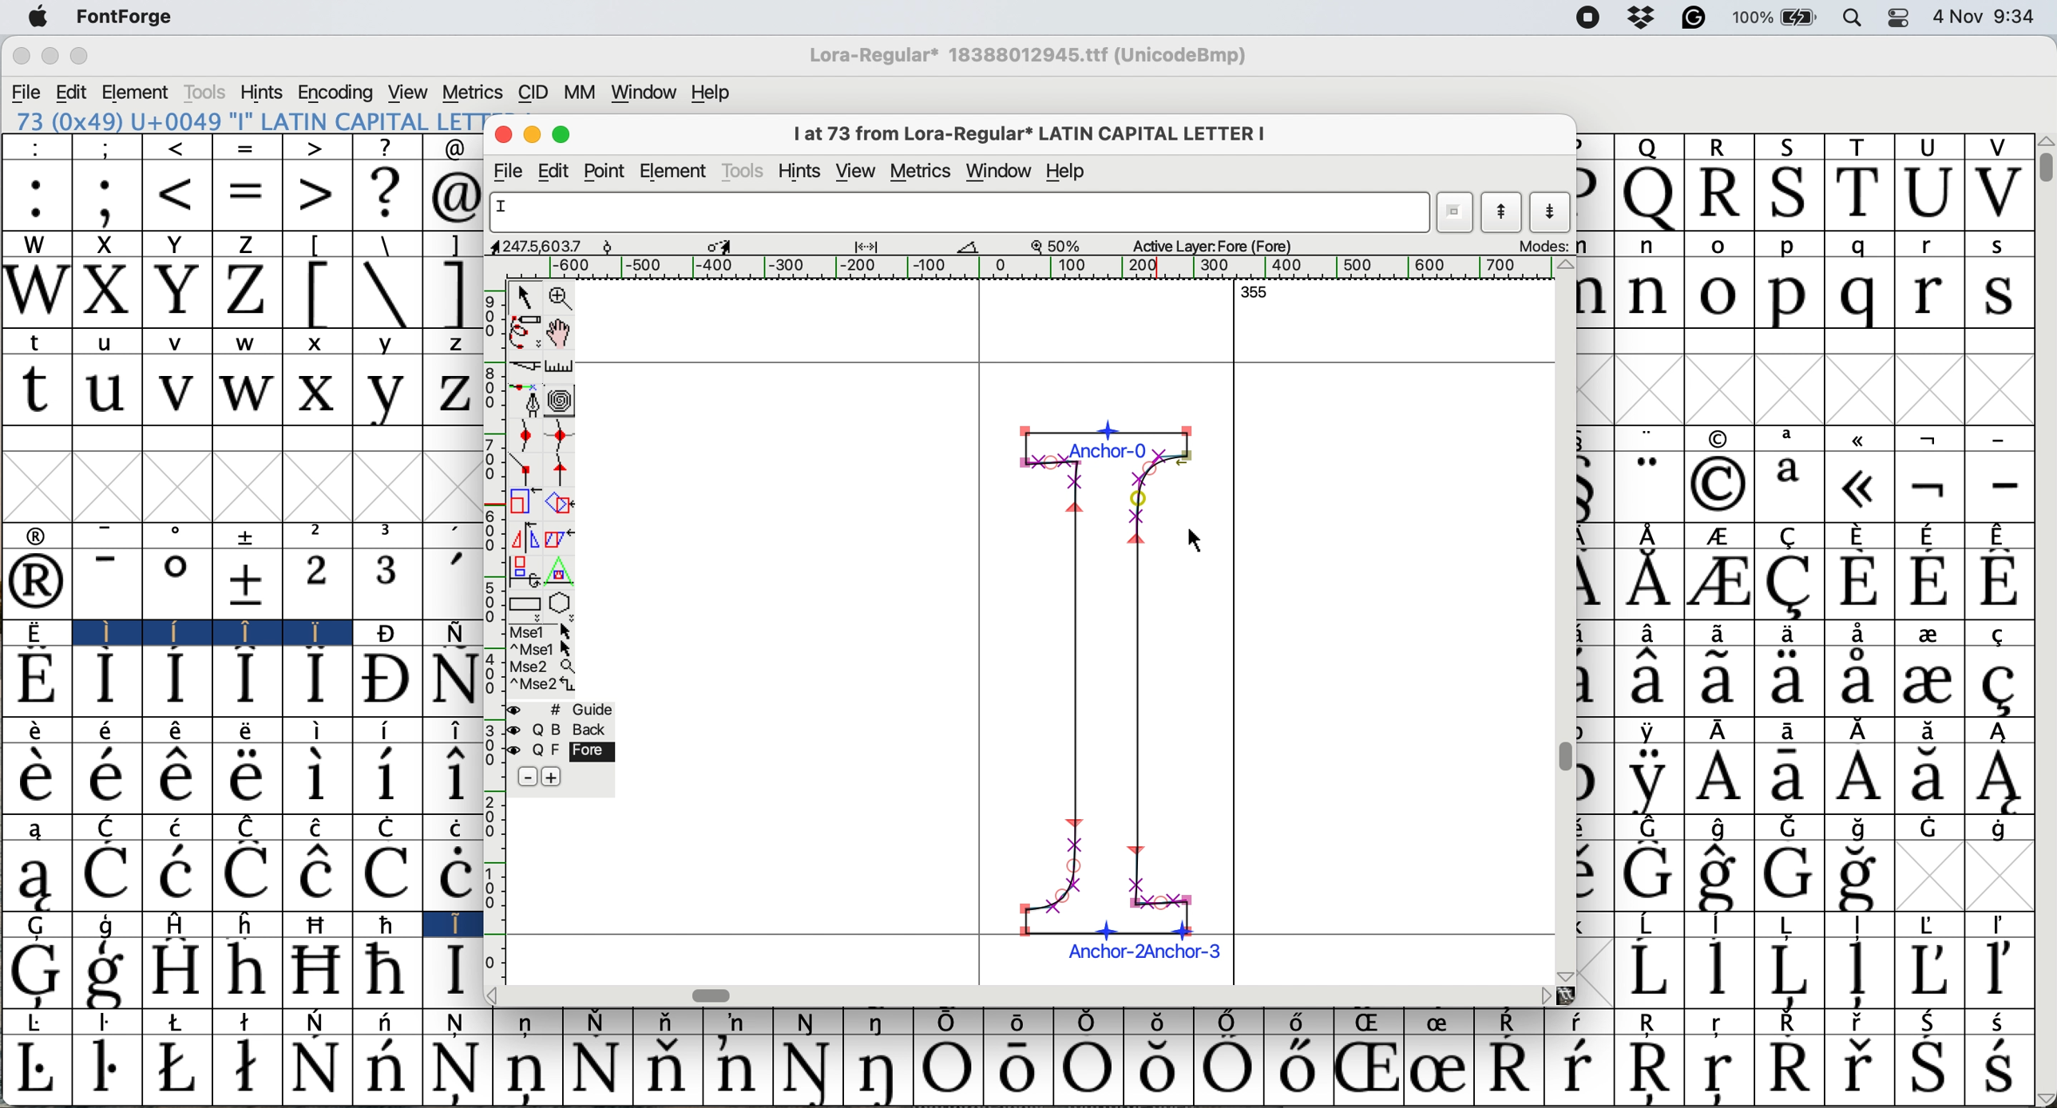 The width and height of the screenshot is (2057, 1108). What do you see at coordinates (735, 1068) in the screenshot?
I see `Symbol` at bounding box center [735, 1068].